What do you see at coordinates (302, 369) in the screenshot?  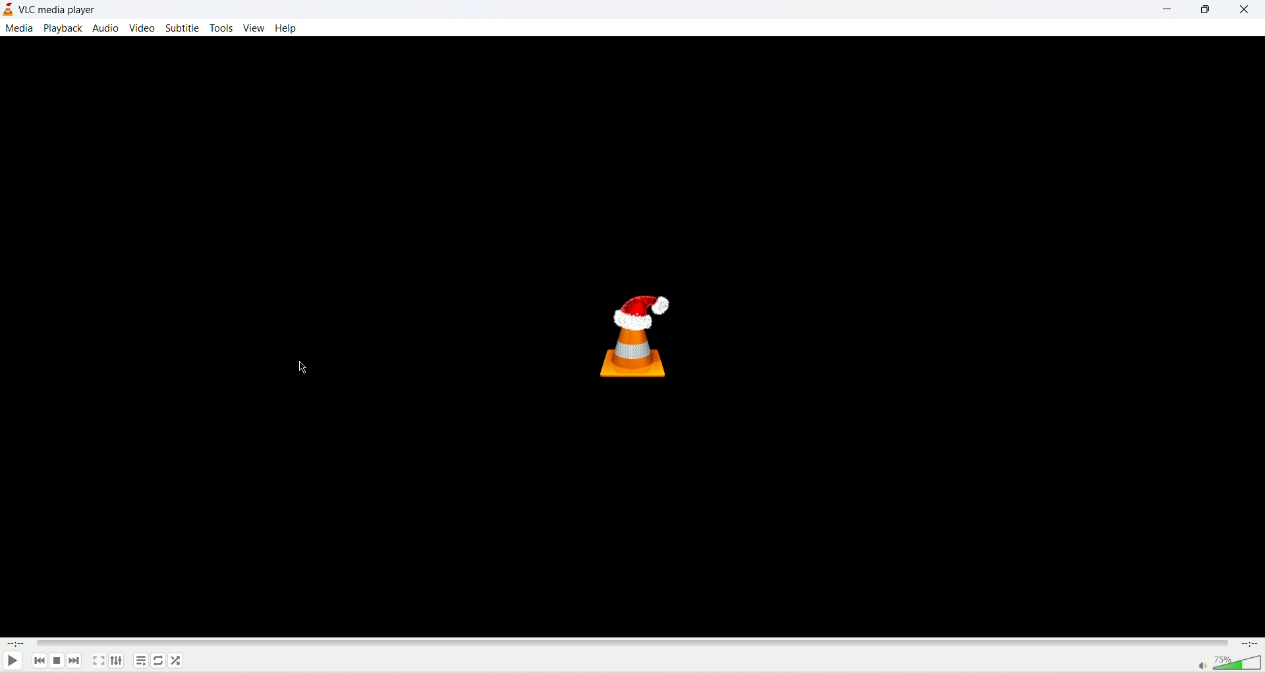 I see `cursor` at bounding box center [302, 369].